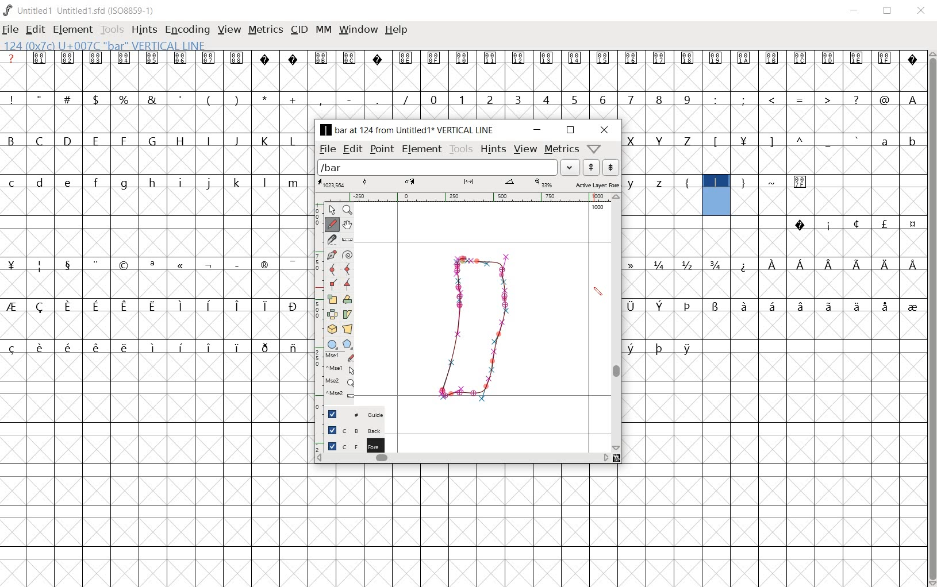 The height and width of the screenshot is (587, 937). Describe the element at coordinates (157, 347) in the screenshot. I see `special letters` at that location.